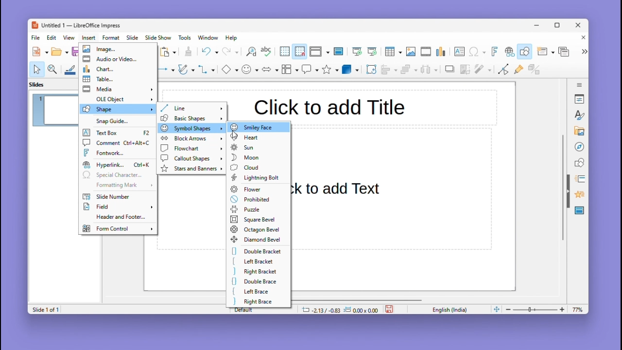 This screenshot has height=350, width=622. What do you see at coordinates (579, 146) in the screenshot?
I see `Navigator` at bounding box center [579, 146].